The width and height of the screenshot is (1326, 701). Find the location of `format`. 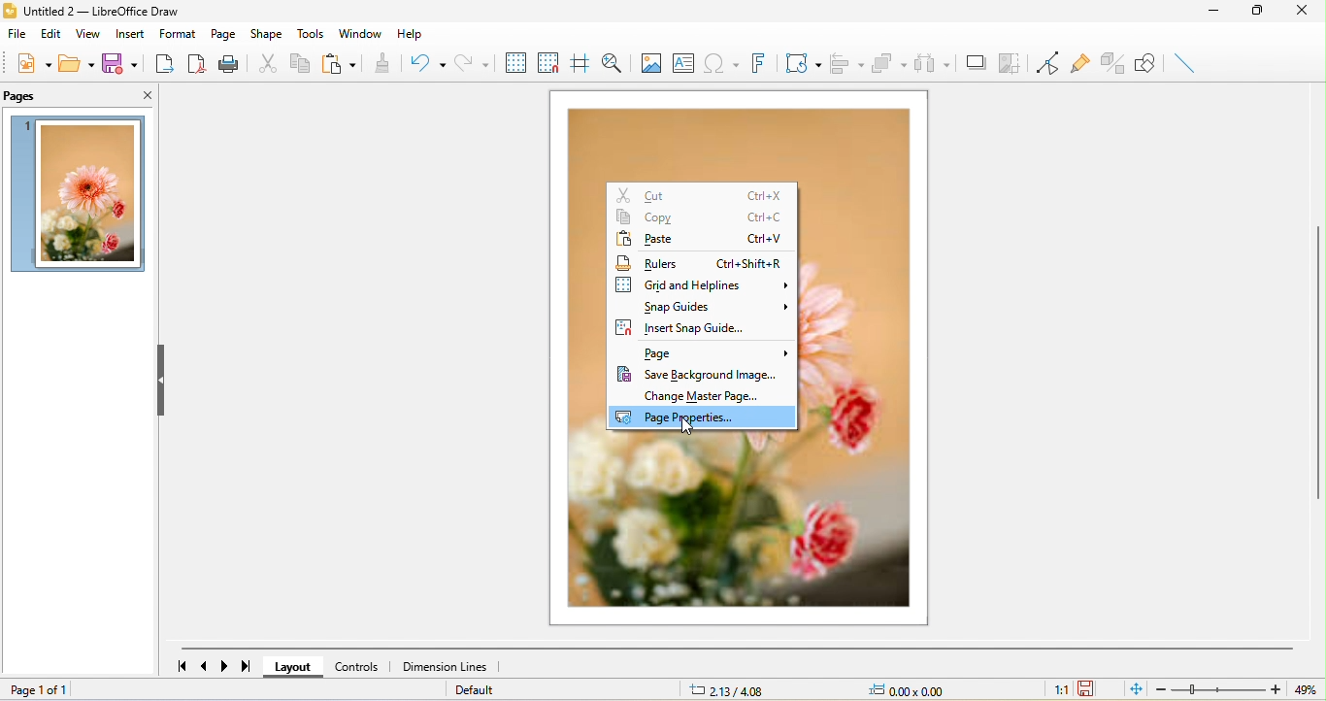

format is located at coordinates (179, 33).